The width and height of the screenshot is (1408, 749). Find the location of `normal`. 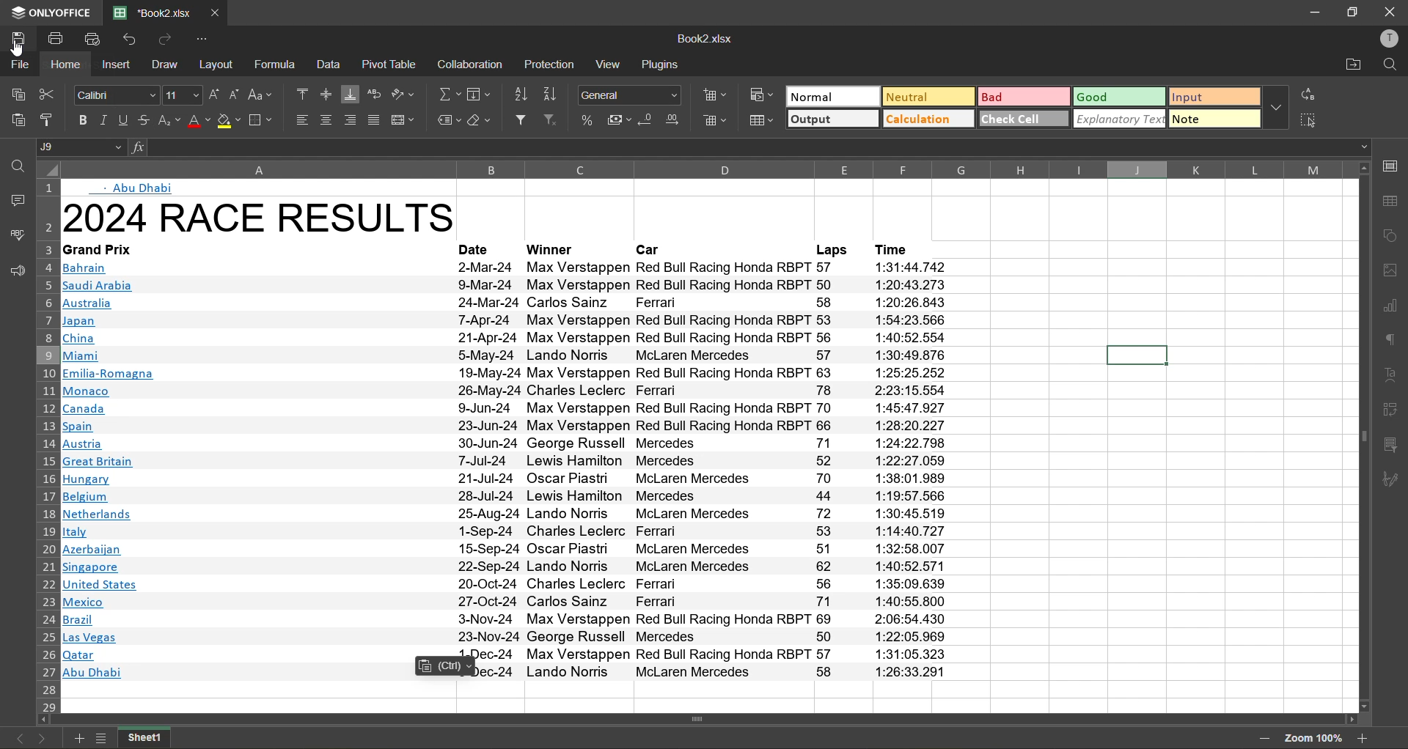

normal is located at coordinates (832, 95).